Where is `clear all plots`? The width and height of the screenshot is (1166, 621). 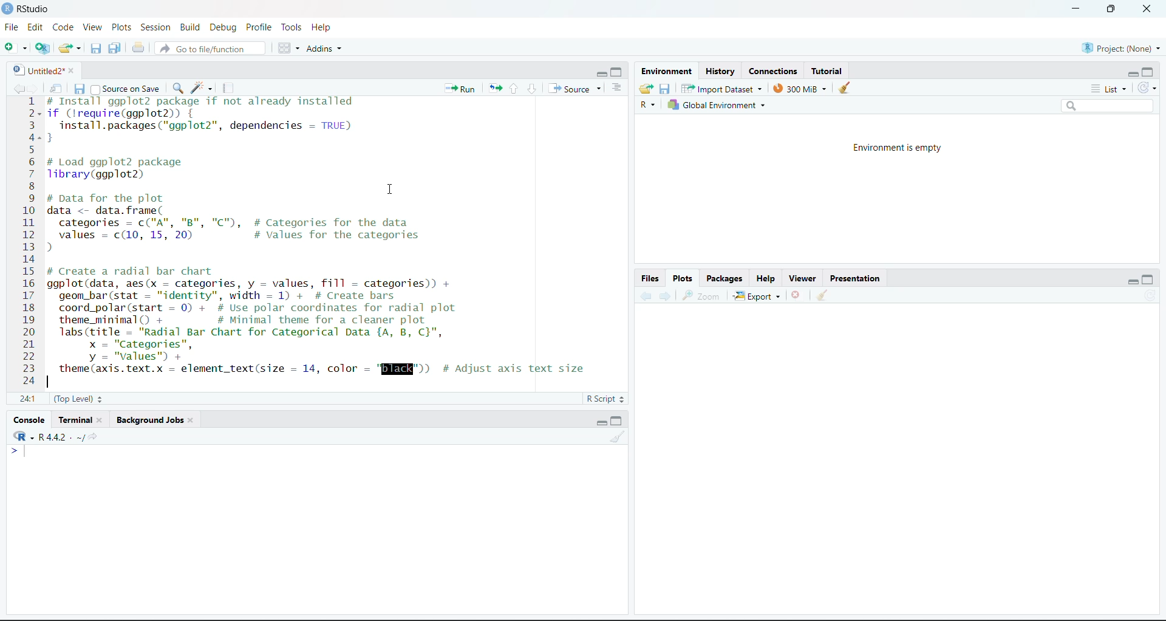 clear all plots is located at coordinates (824, 296).